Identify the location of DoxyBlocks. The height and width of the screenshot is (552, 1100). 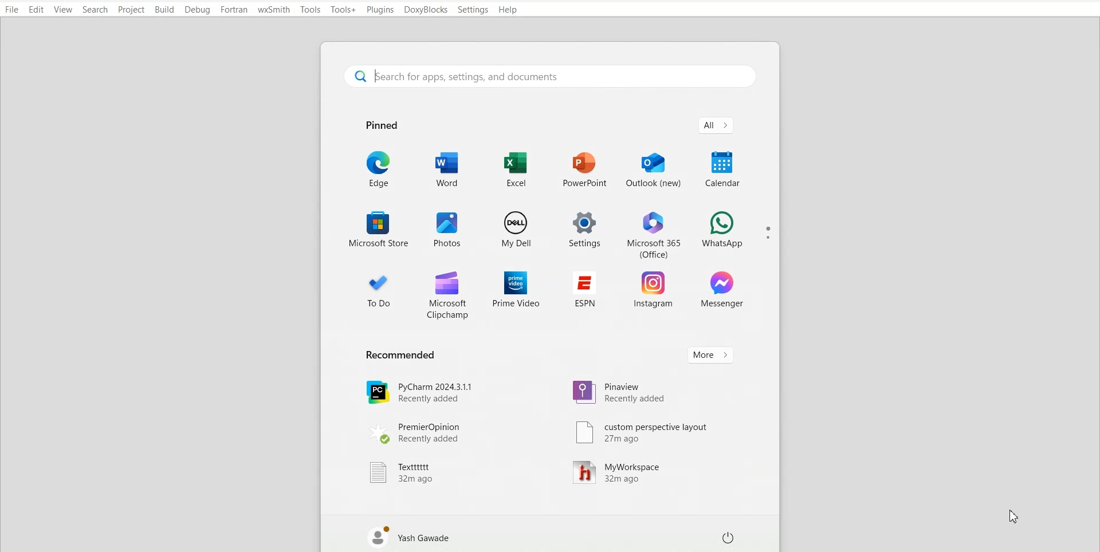
(425, 10).